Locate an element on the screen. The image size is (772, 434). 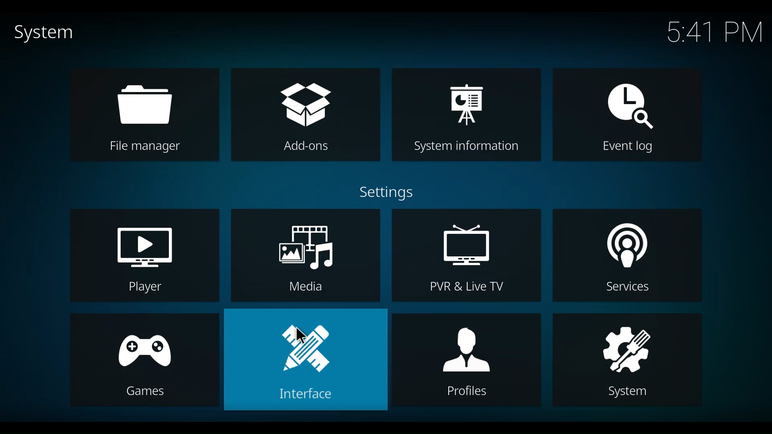
Settings is located at coordinates (390, 193).